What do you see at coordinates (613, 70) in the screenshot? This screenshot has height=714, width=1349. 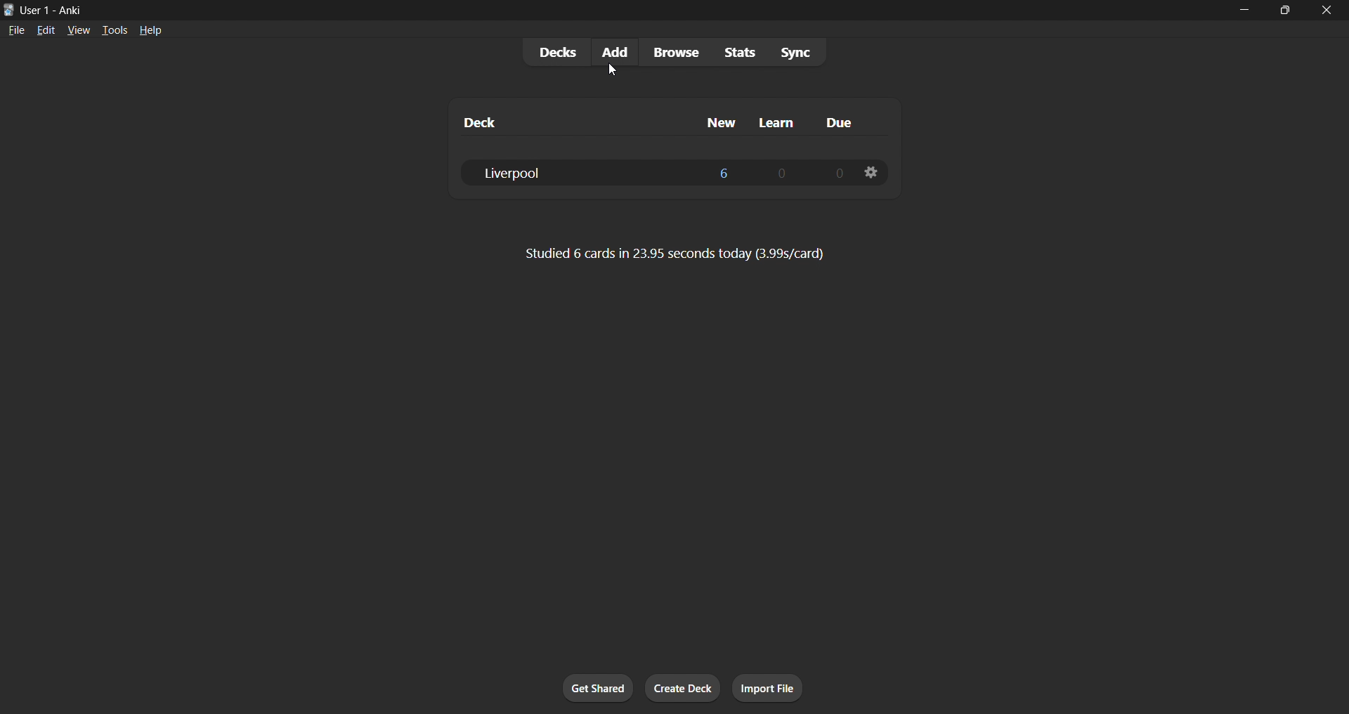 I see `Cursor` at bounding box center [613, 70].